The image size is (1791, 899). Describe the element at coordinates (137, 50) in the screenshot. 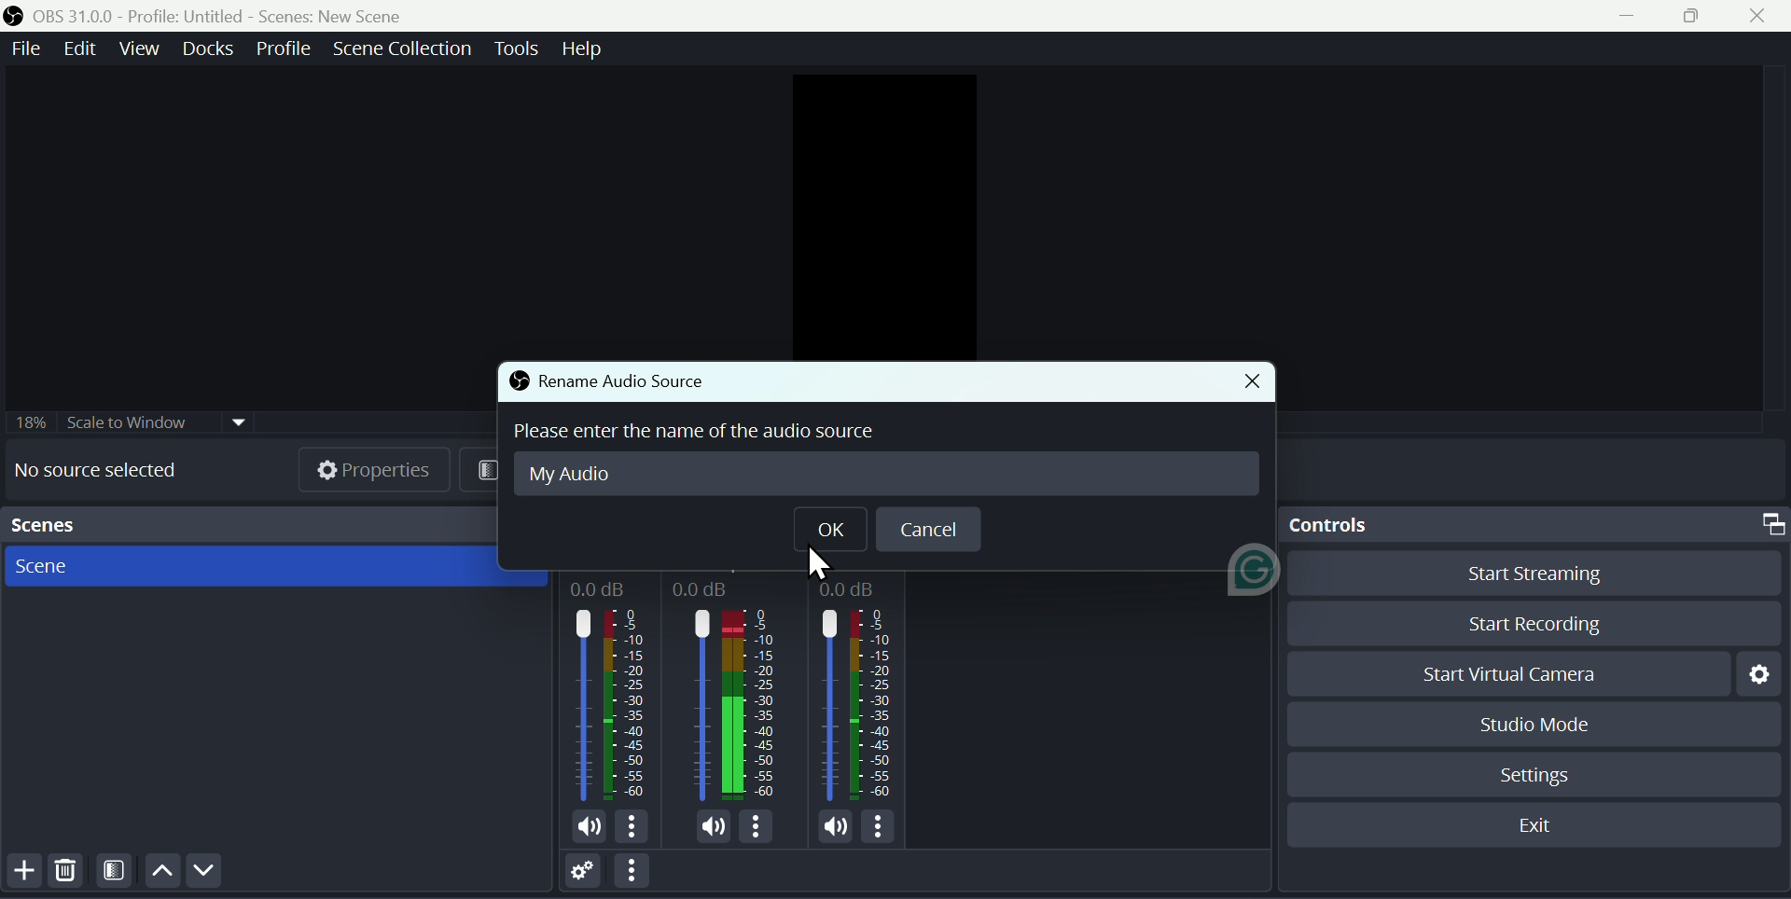

I see `View` at that location.